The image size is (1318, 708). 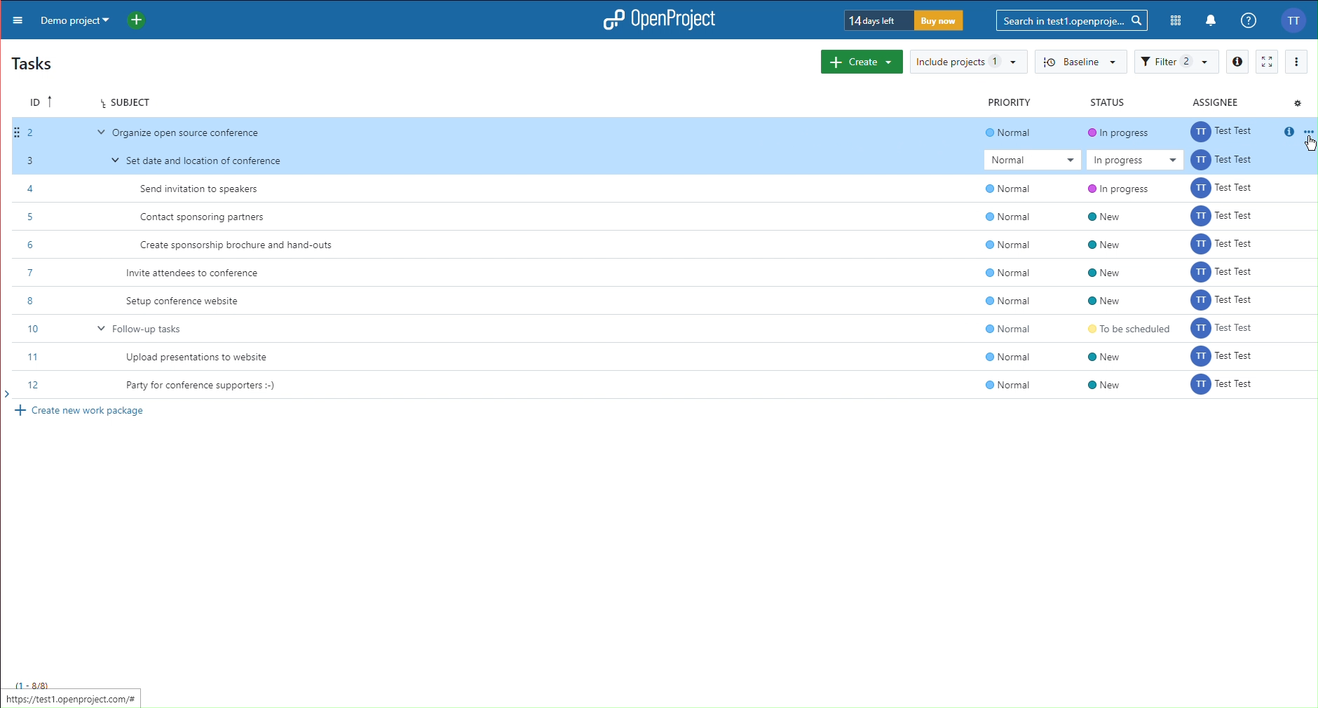 What do you see at coordinates (75, 19) in the screenshot?
I see `Demo project` at bounding box center [75, 19].